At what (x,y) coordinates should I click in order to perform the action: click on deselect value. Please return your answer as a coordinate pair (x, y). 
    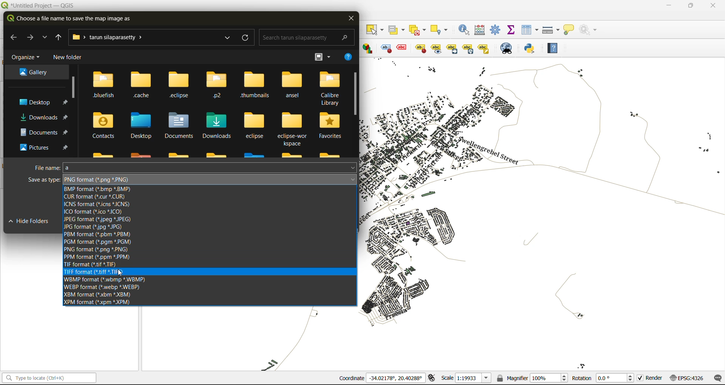
    Looking at the image, I should click on (421, 29).